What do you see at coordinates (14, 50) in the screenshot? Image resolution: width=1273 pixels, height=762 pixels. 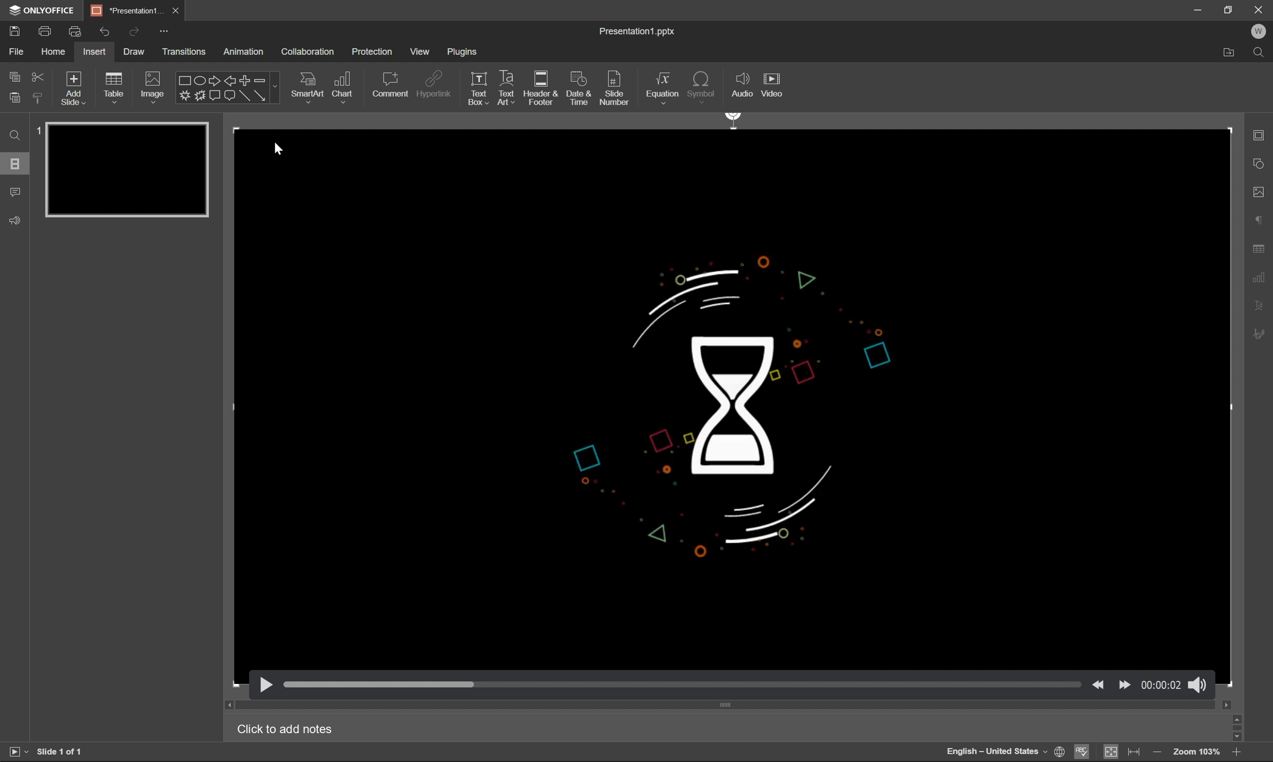 I see `file` at bounding box center [14, 50].